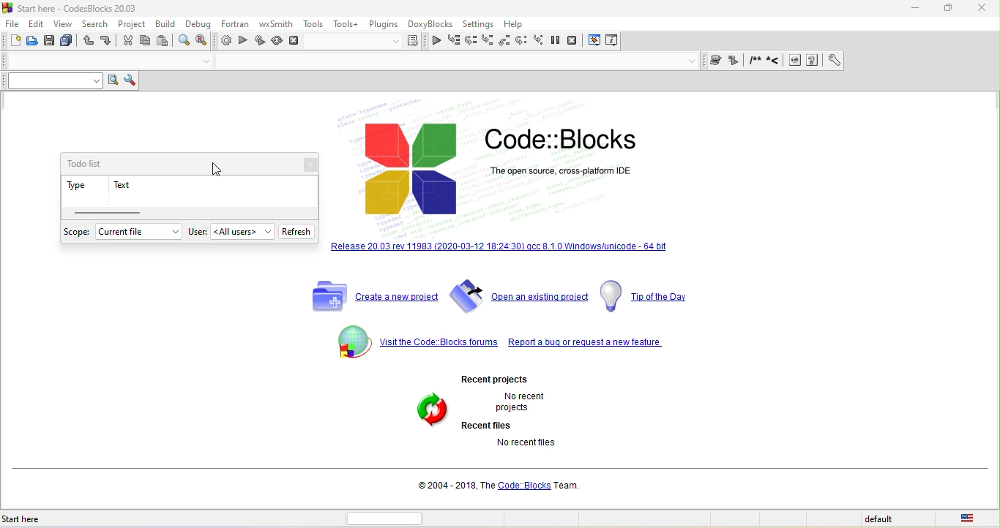 Image resolution: width=1000 pixels, height=528 pixels. What do you see at coordinates (383, 25) in the screenshot?
I see `plugins` at bounding box center [383, 25].